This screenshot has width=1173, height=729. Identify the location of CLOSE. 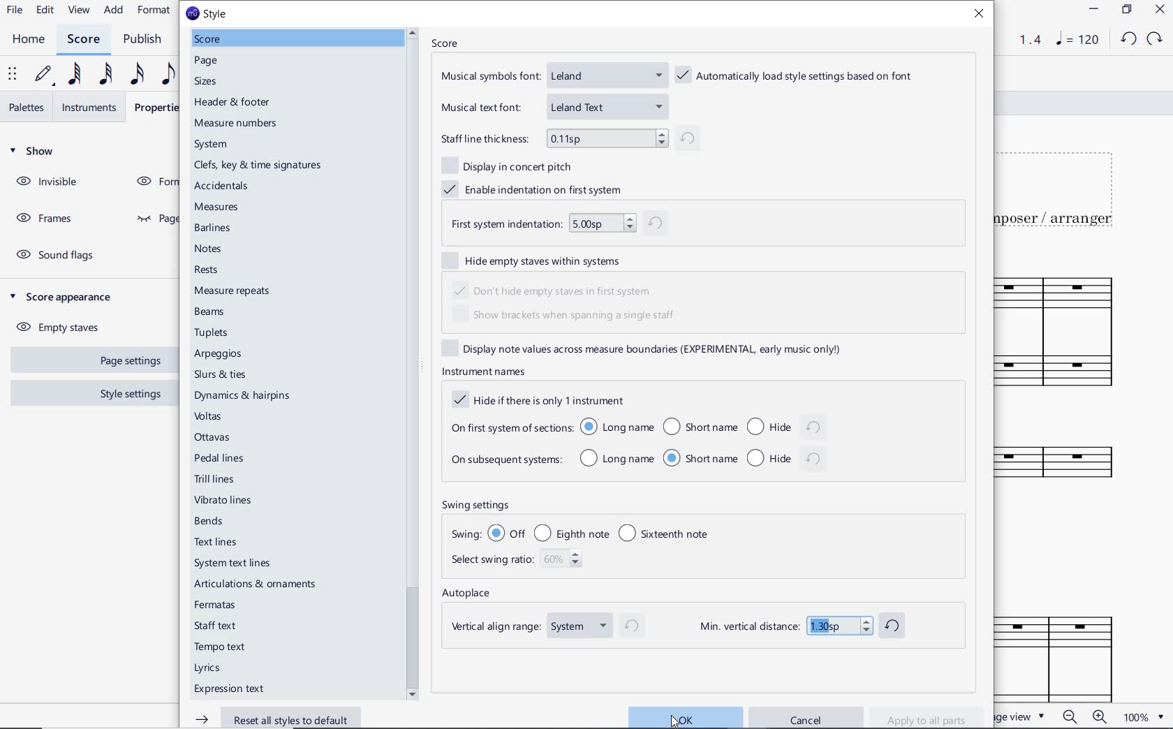
(980, 15).